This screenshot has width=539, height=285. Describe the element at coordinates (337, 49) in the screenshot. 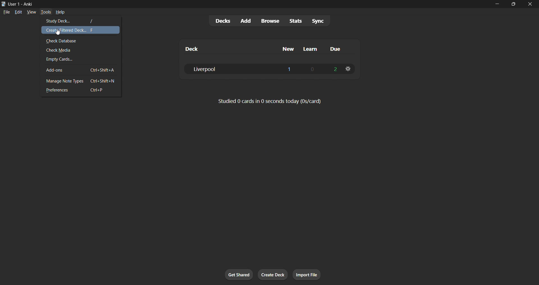

I see `due column` at that location.